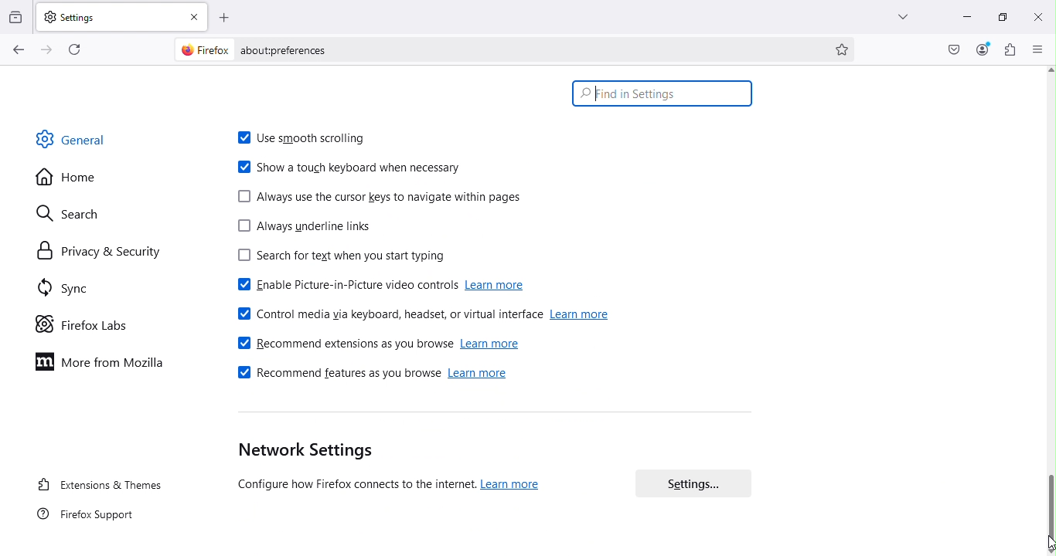  What do you see at coordinates (406, 468) in the screenshot?
I see `Network settings` at bounding box center [406, 468].